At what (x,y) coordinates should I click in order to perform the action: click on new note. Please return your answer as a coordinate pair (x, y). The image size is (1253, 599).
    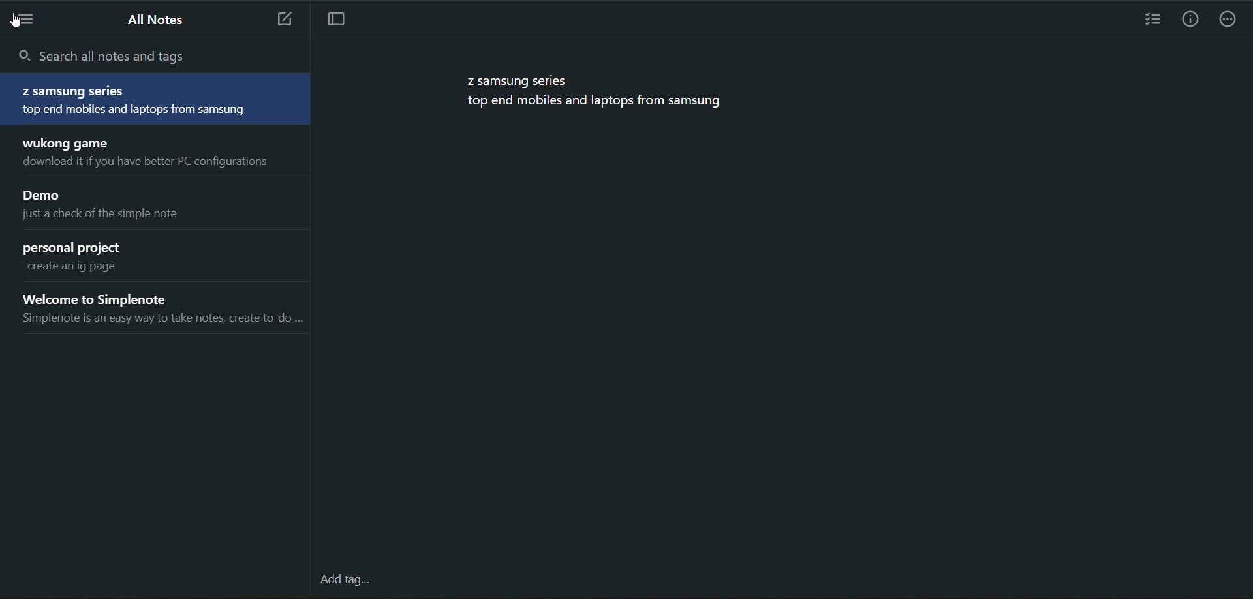
    Looking at the image, I should click on (282, 19).